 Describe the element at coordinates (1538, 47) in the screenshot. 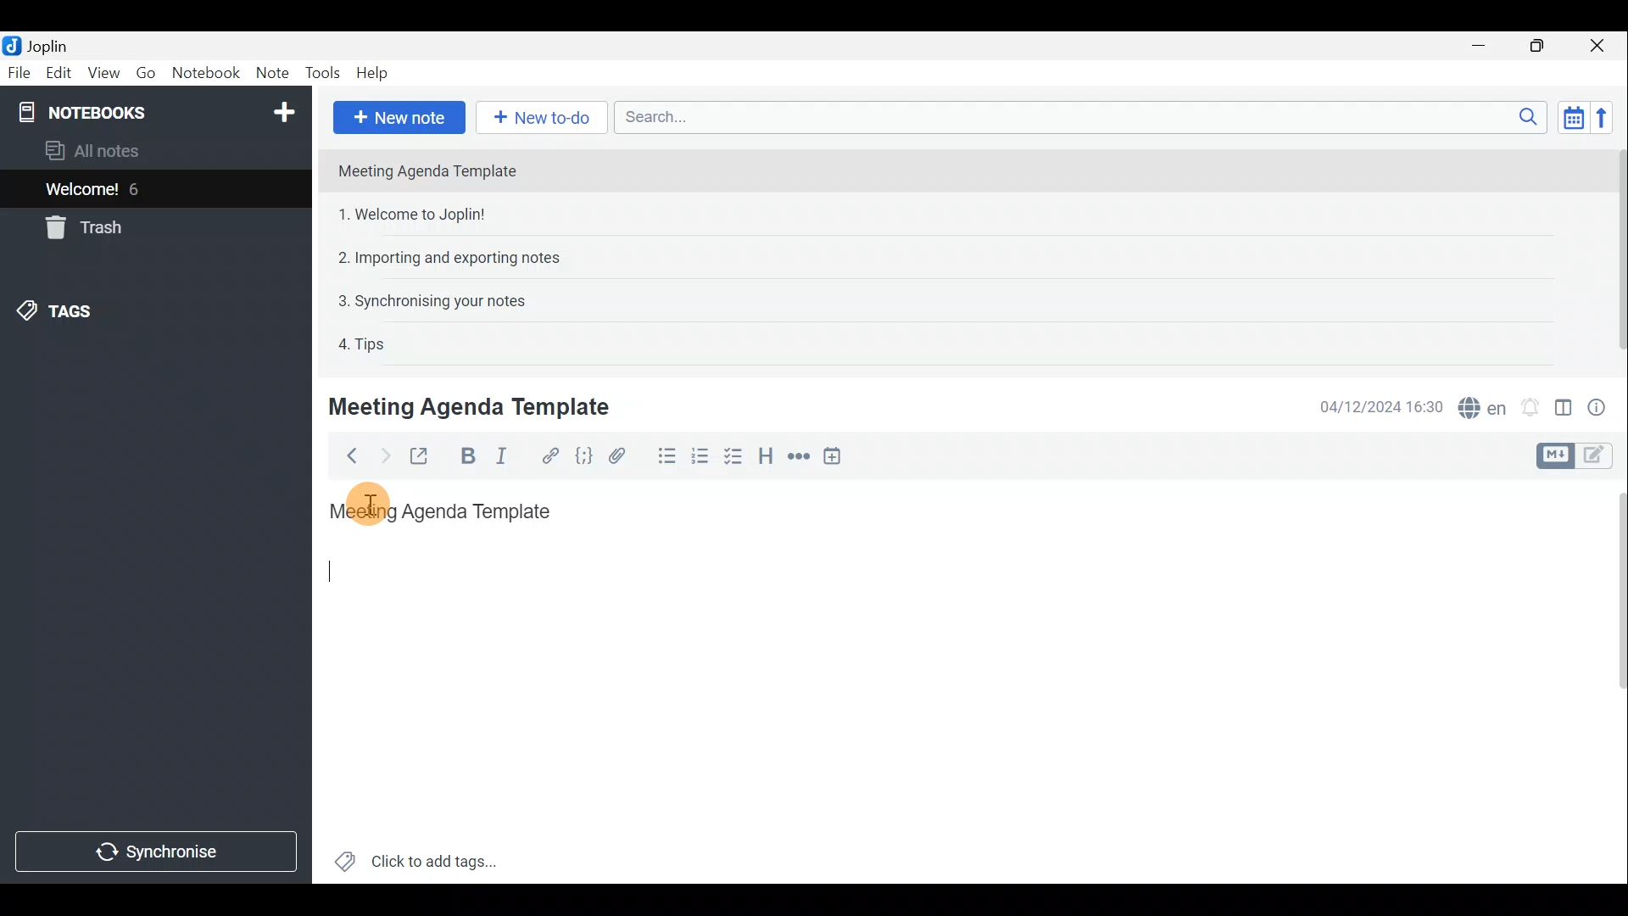

I see `Maximise` at that location.